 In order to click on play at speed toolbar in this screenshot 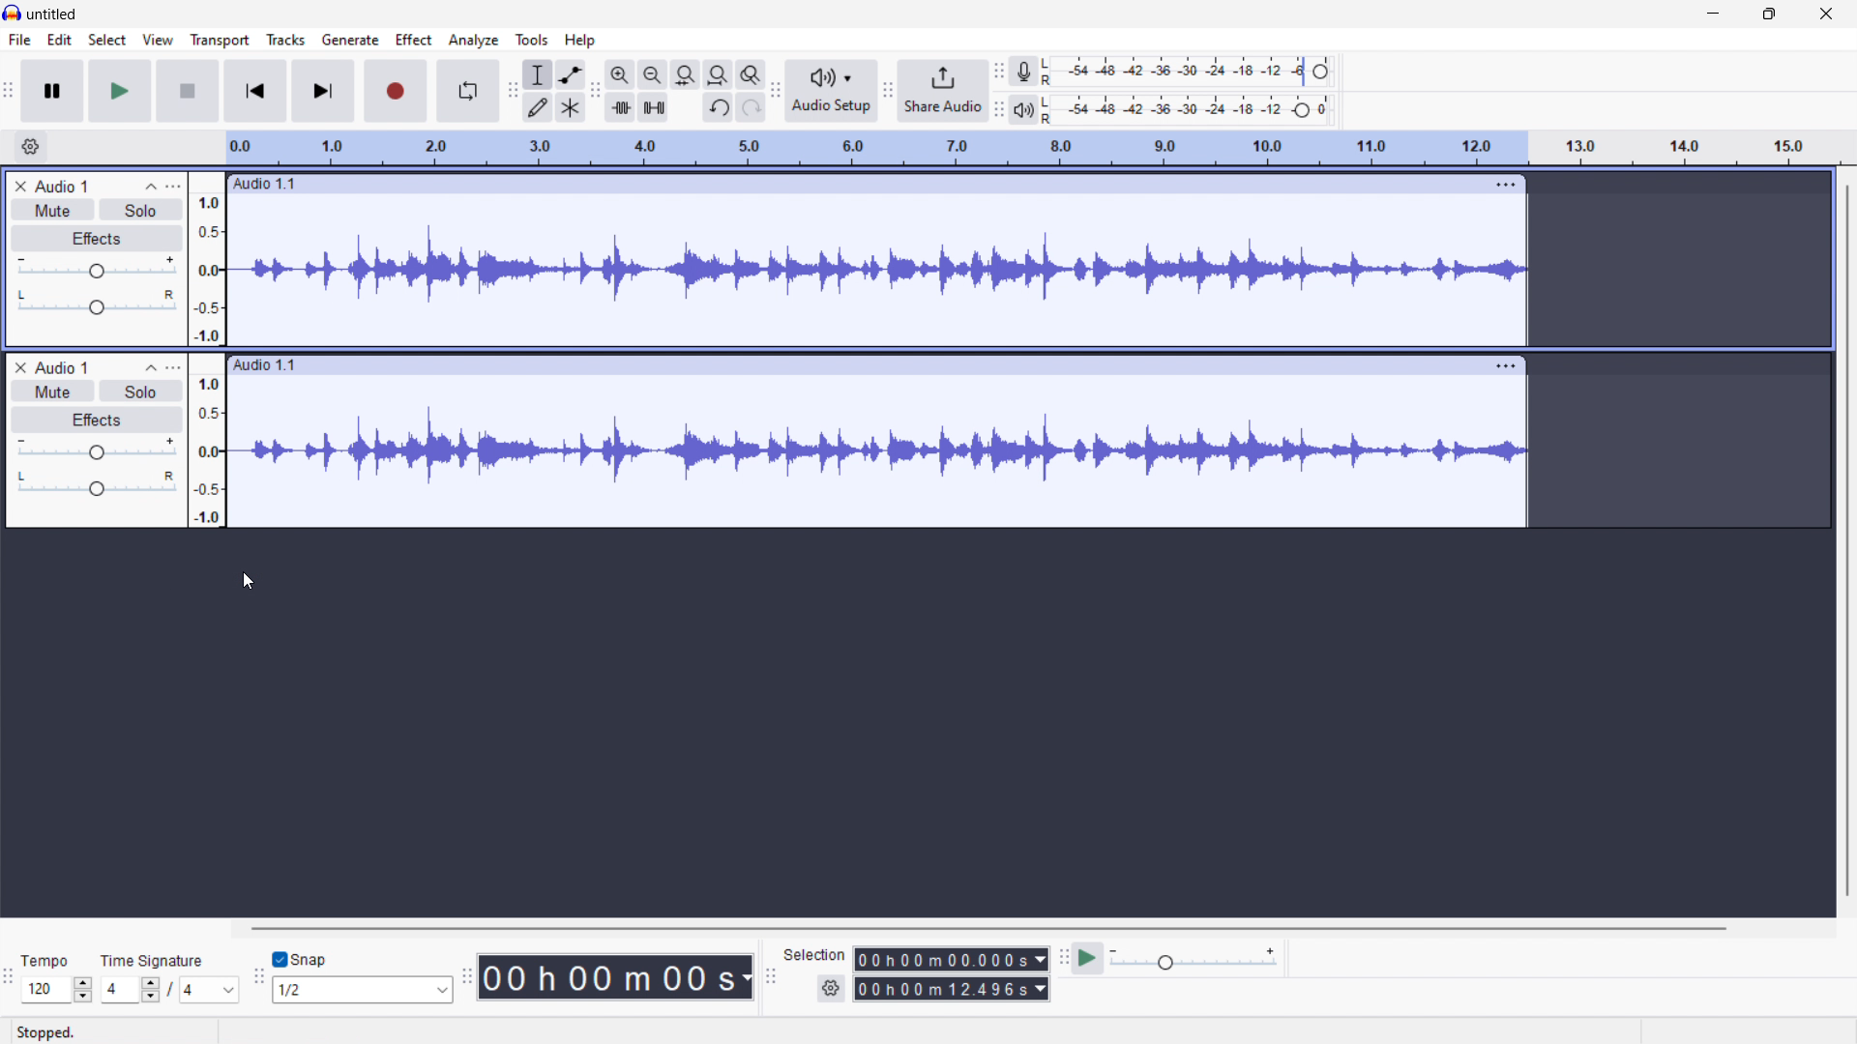, I will do `click(1063, 959)`.